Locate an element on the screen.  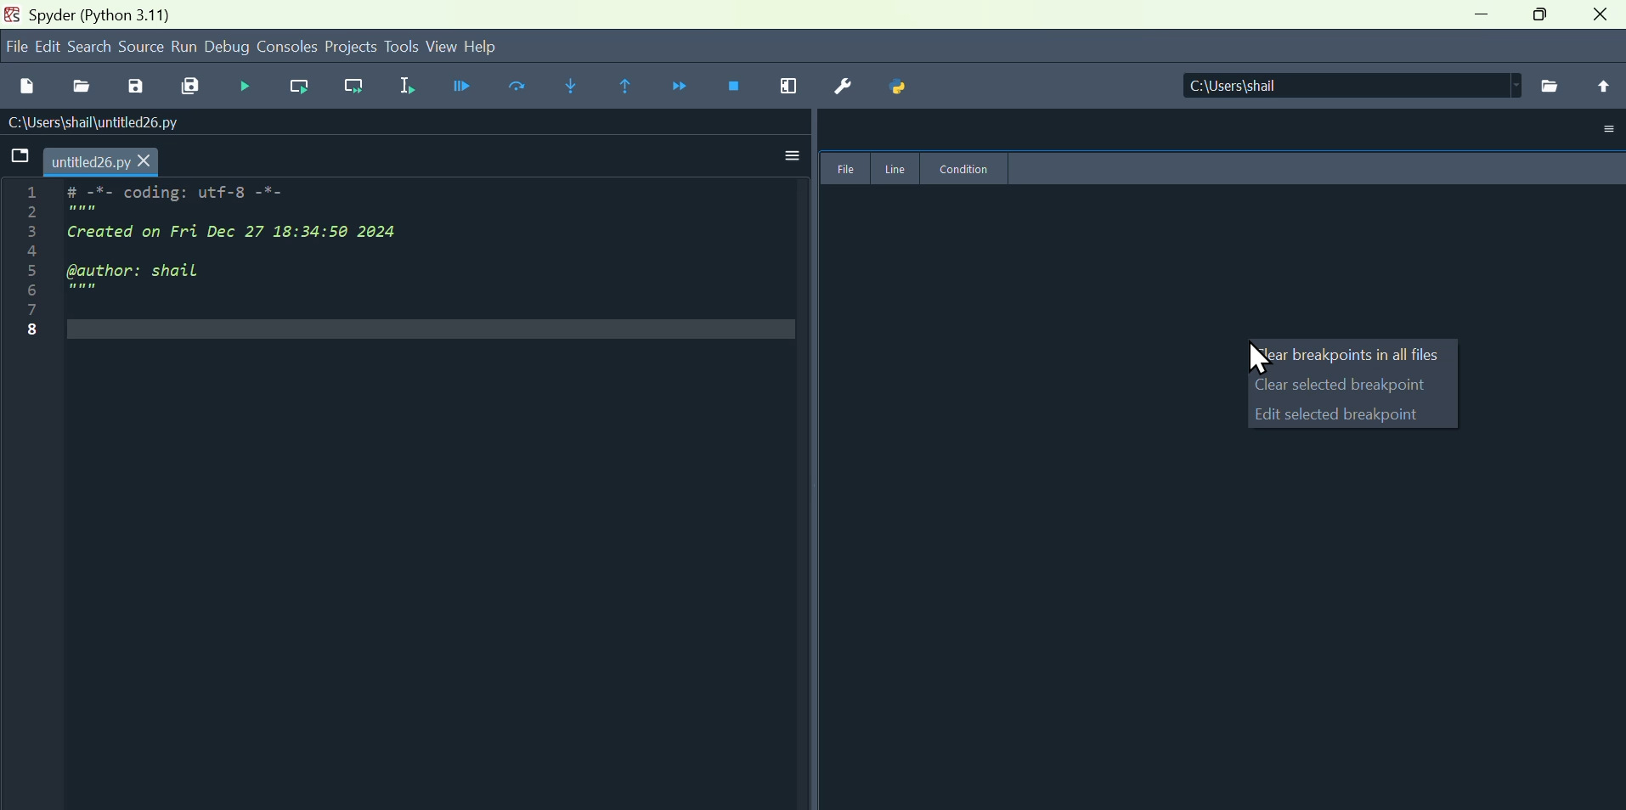
Run current line and go to the next one is located at coordinates (359, 87).